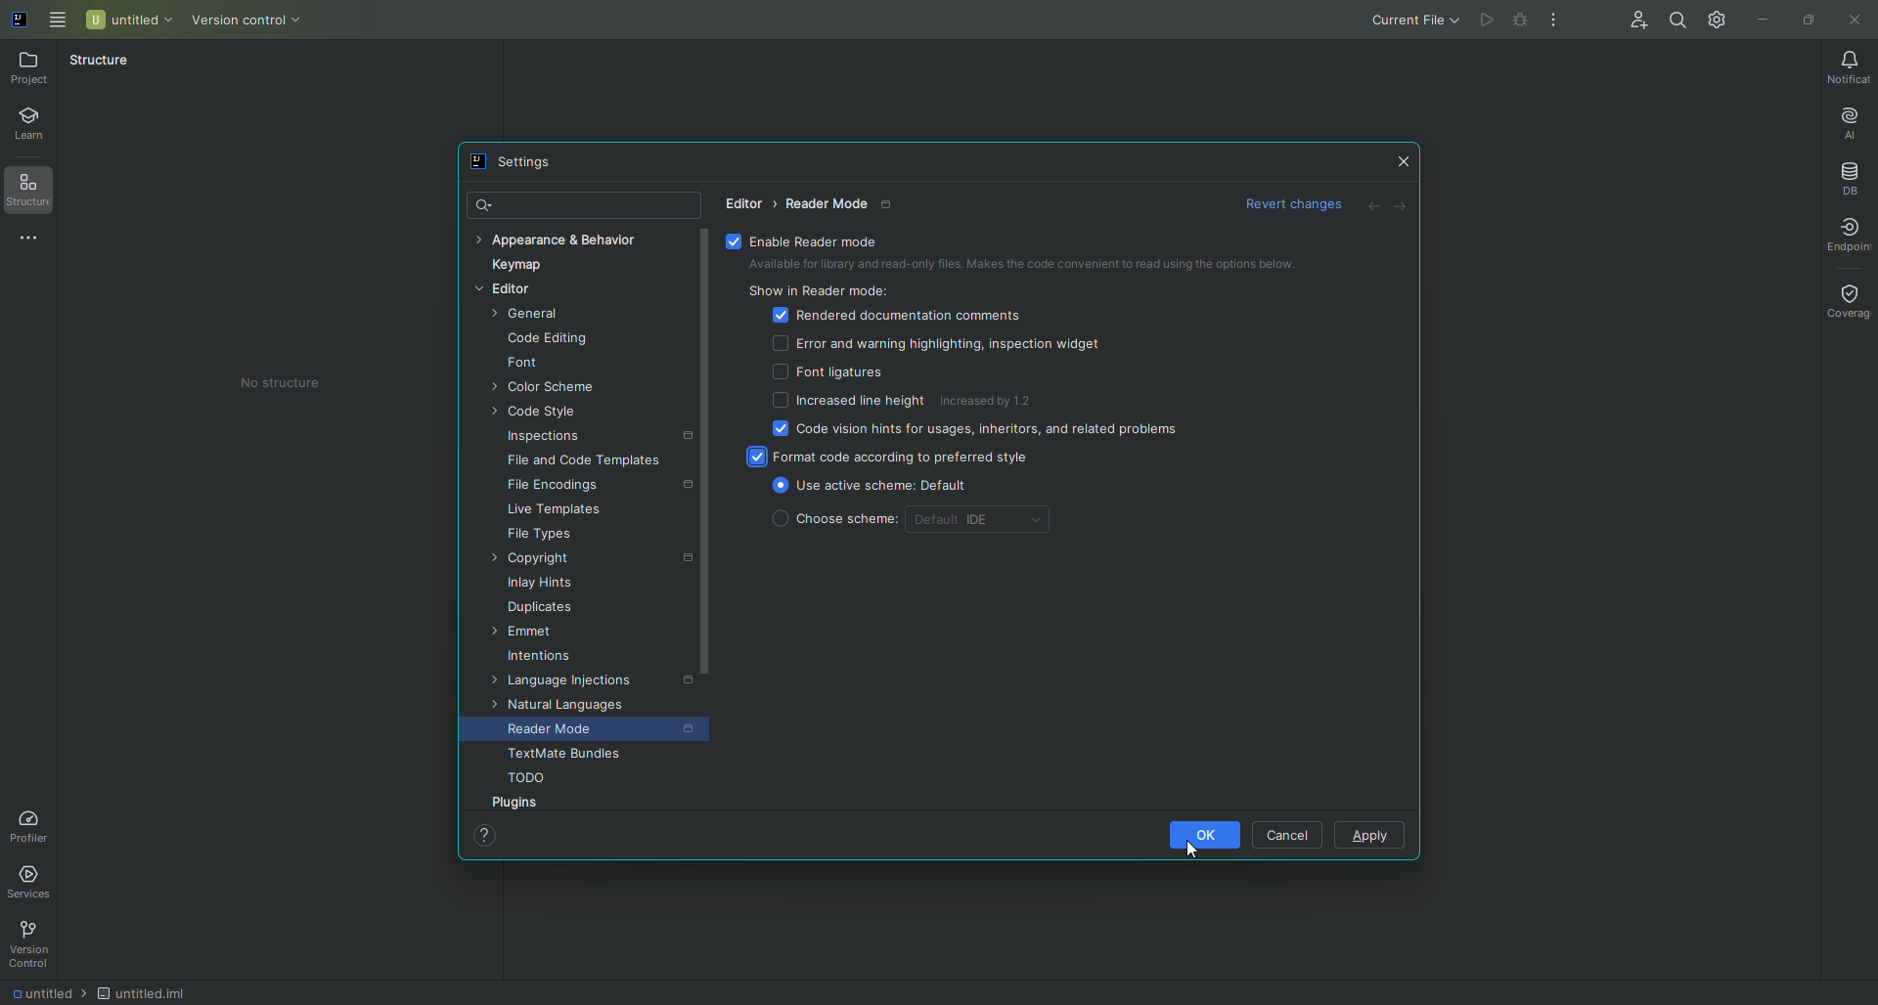 The image size is (1878, 1005). Describe the element at coordinates (282, 385) in the screenshot. I see `No structure` at that location.